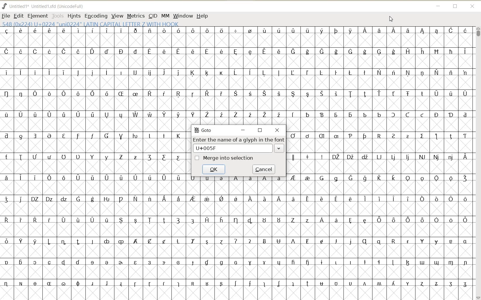 This screenshot has width=481, height=300. I want to click on ENCODING, so click(96, 16).